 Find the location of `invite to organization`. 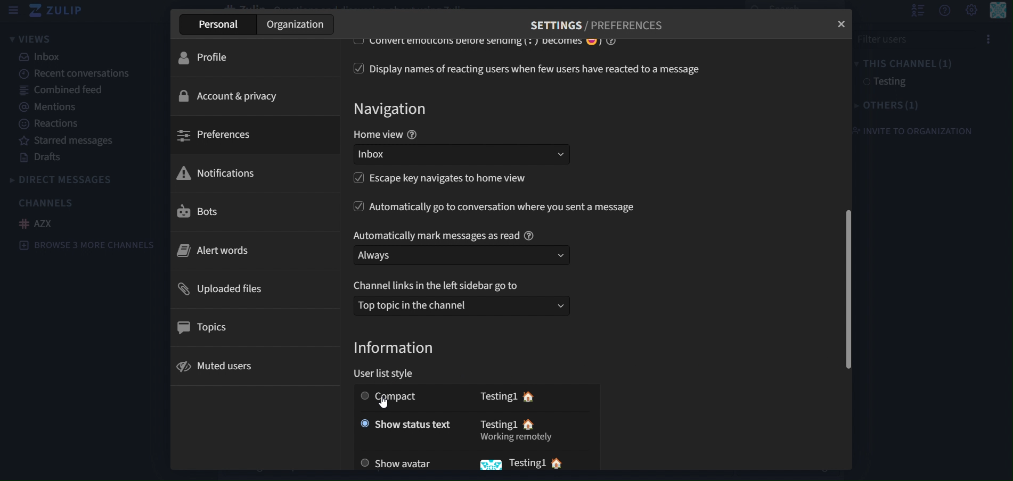

invite to organization is located at coordinates (919, 130).